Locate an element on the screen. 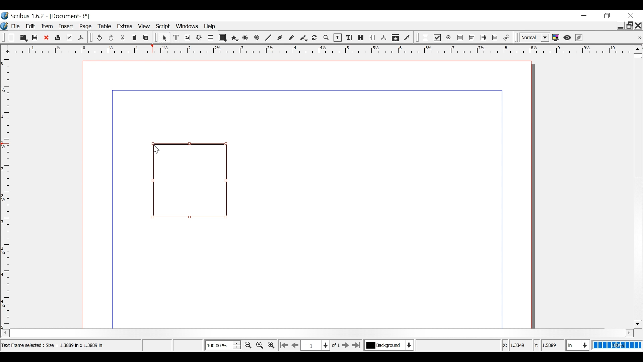  X Coordinates is located at coordinates (516, 346).